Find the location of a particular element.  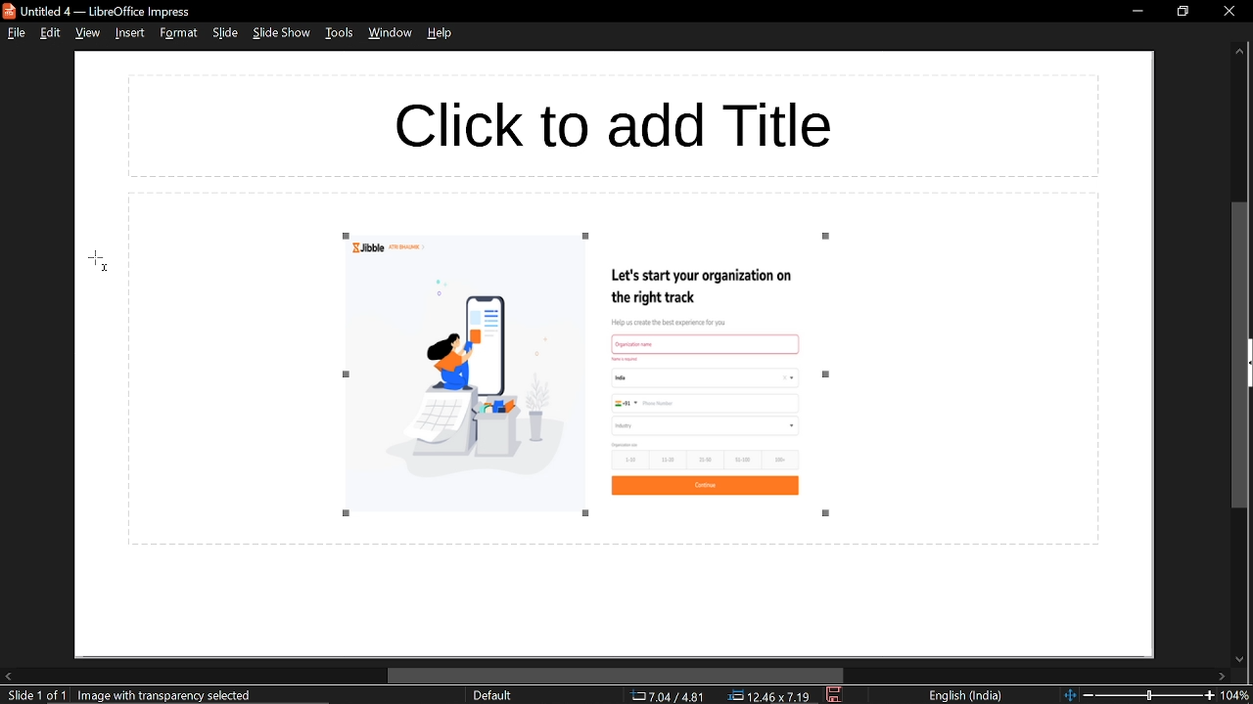

save is located at coordinates (834, 695).